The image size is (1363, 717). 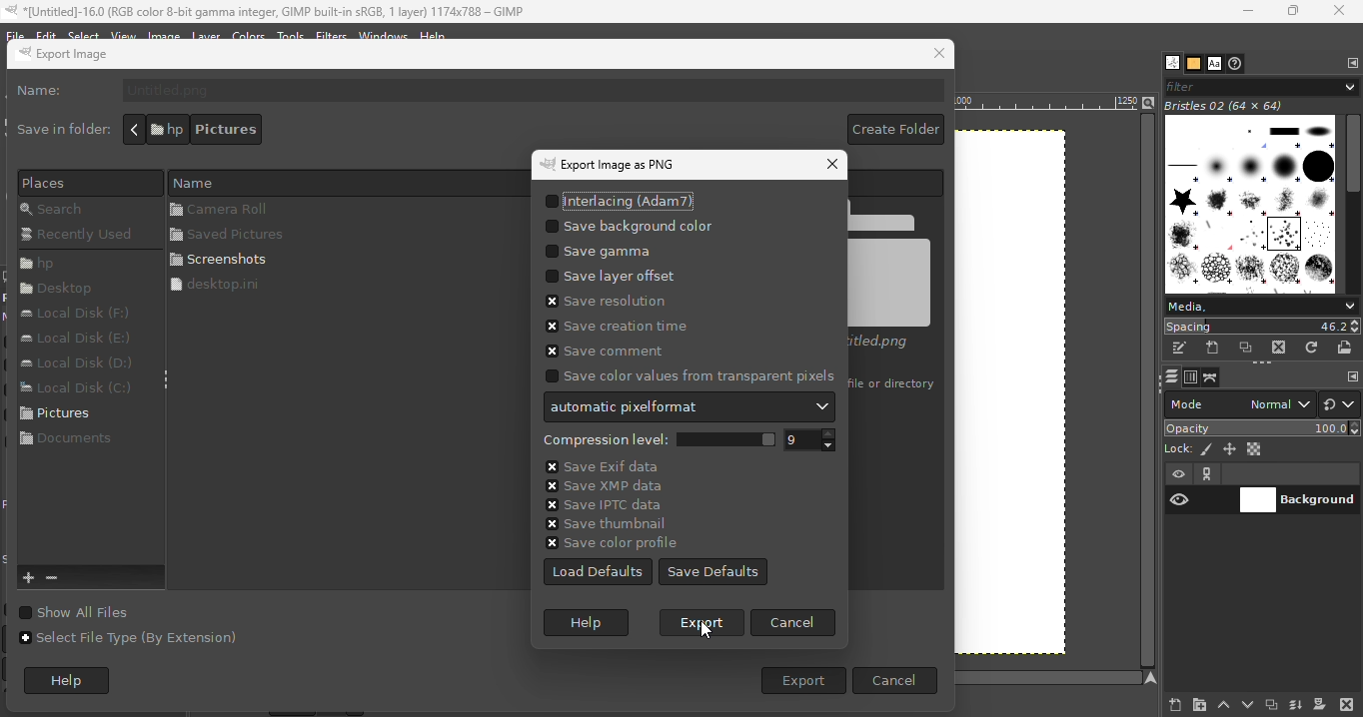 What do you see at coordinates (1247, 348) in the screenshot?
I see `Duplicate this brush` at bounding box center [1247, 348].